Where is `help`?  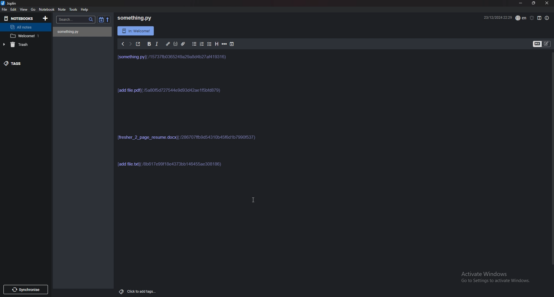
help is located at coordinates (85, 10).